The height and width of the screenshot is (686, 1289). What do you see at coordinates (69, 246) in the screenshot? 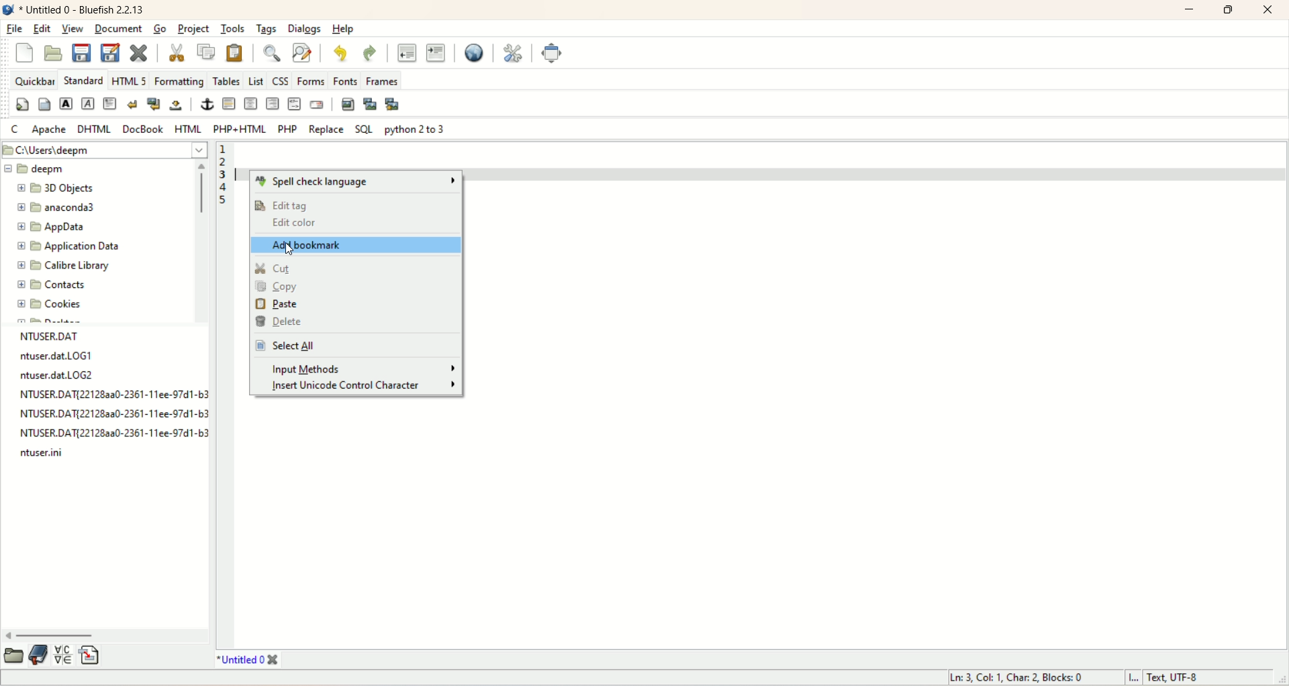
I see `application data` at bounding box center [69, 246].